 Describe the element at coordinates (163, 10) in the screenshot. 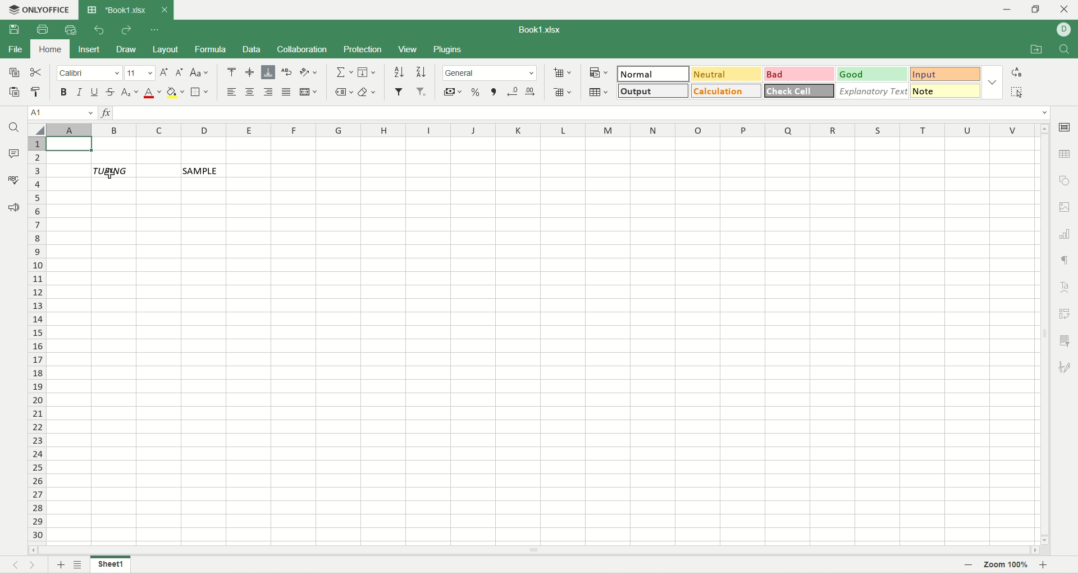

I see `close` at that location.